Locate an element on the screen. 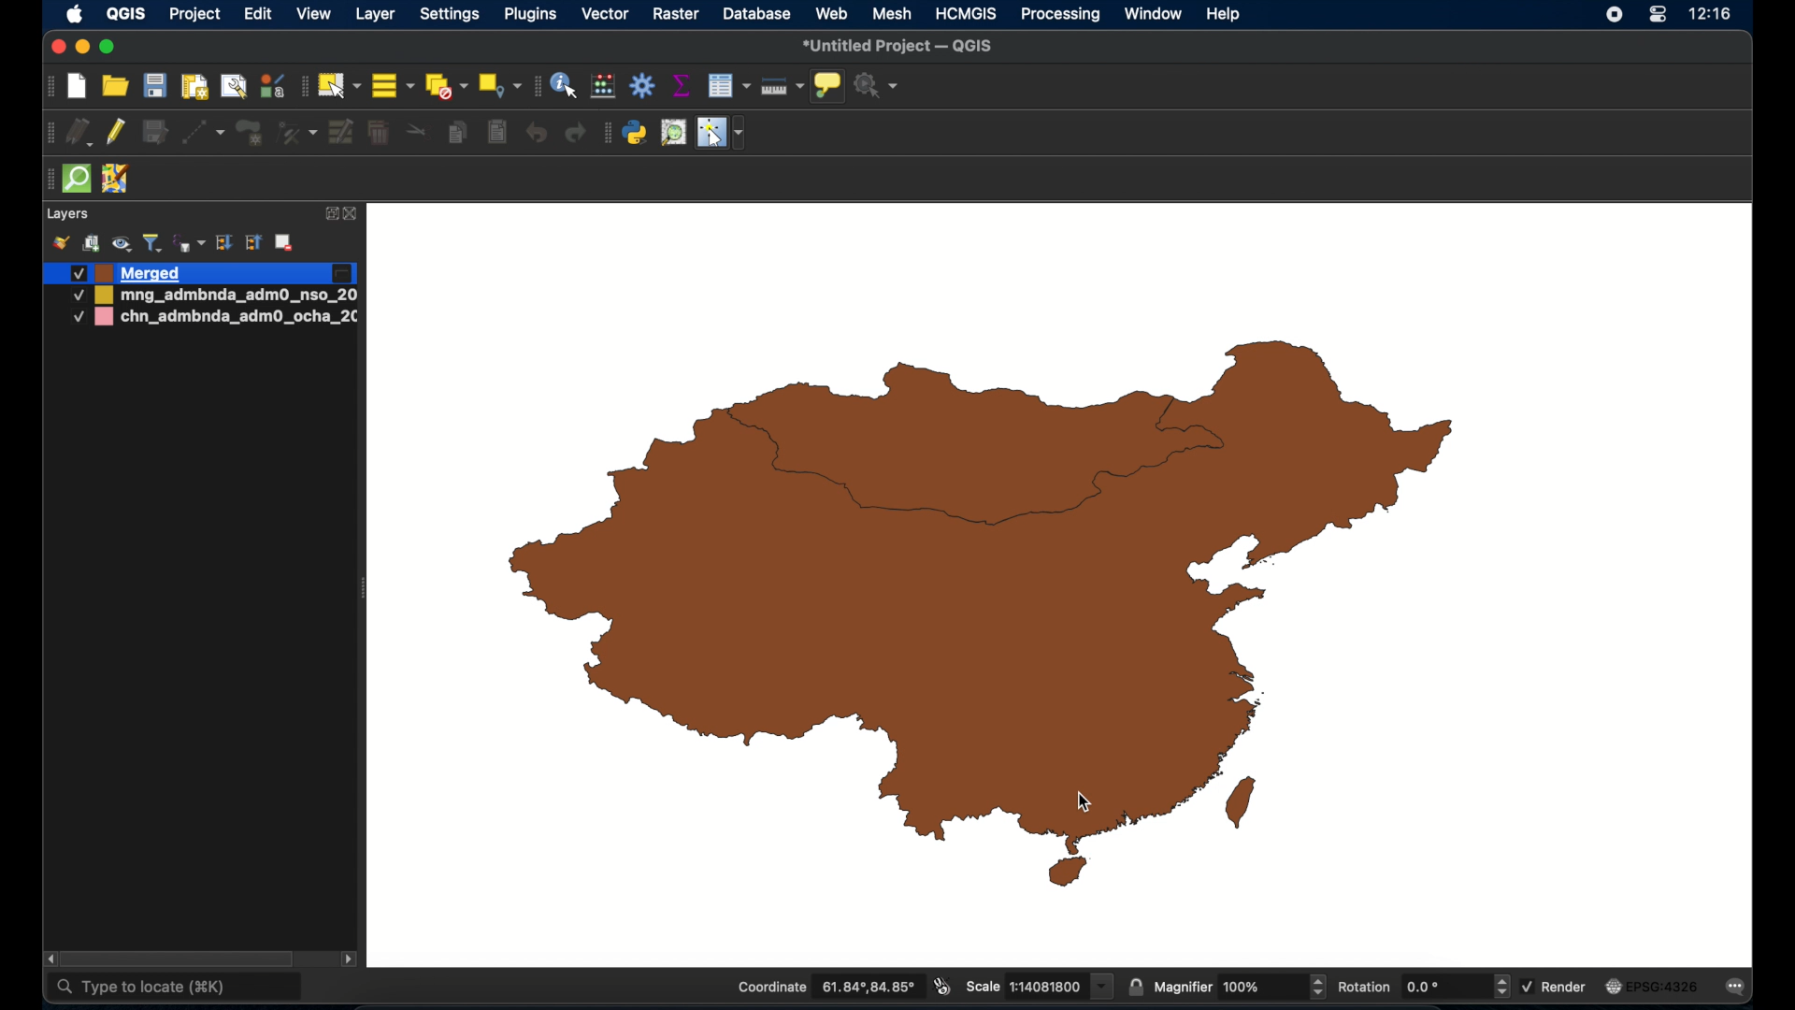 The height and width of the screenshot is (1010, 1795). mesh is located at coordinates (893, 13).